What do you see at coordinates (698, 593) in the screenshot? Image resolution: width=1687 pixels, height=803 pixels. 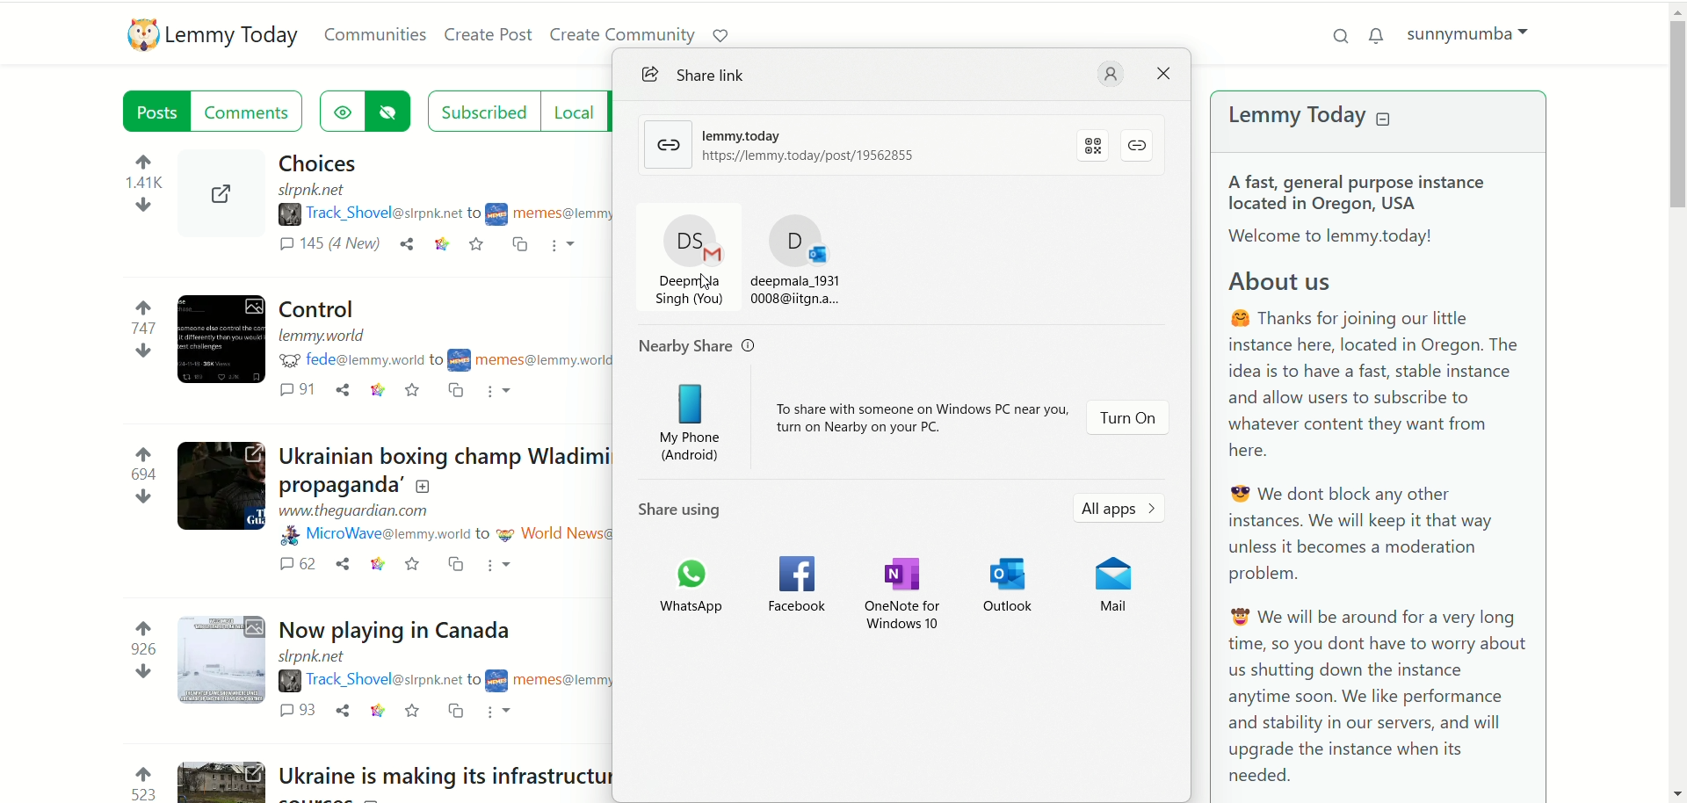 I see `watsapp` at bounding box center [698, 593].